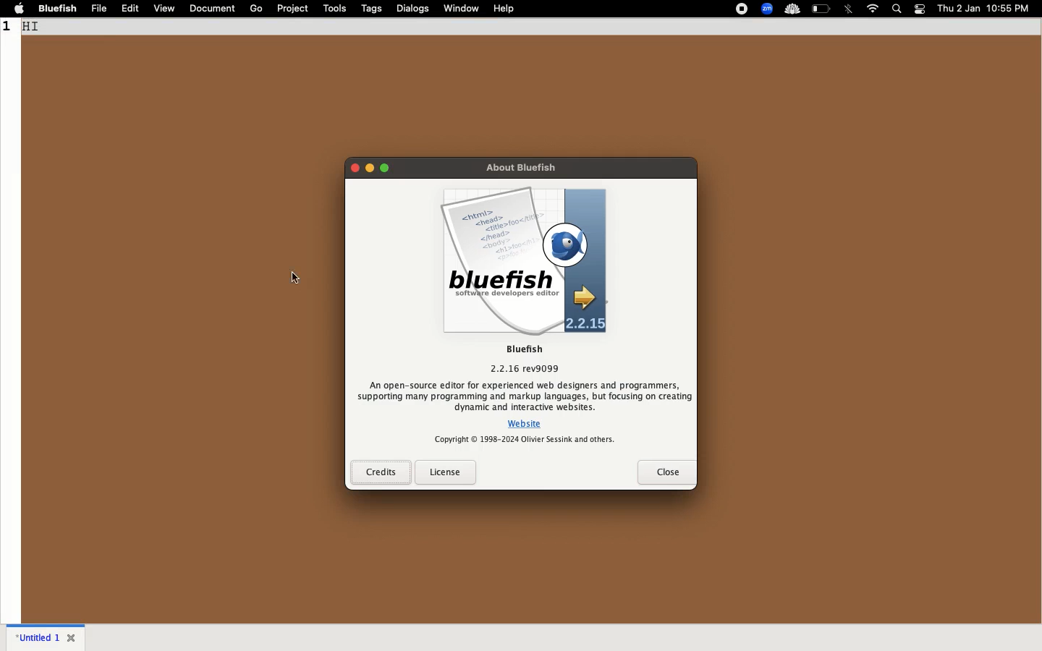 Image resolution: width=1042 pixels, height=651 pixels. Describe the element at coordinates (504, 8) in the screenshot. I see `help` at that location.